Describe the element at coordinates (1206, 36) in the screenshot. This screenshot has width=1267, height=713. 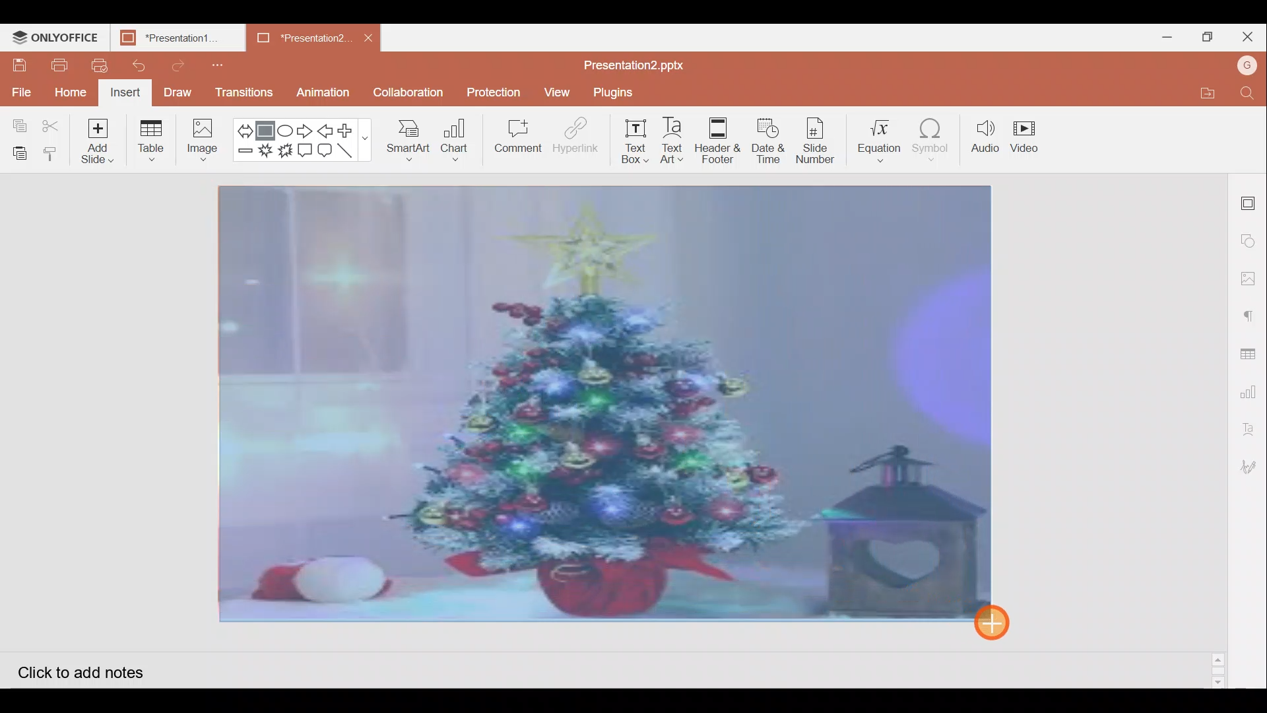
I see `Maximize` at that location.